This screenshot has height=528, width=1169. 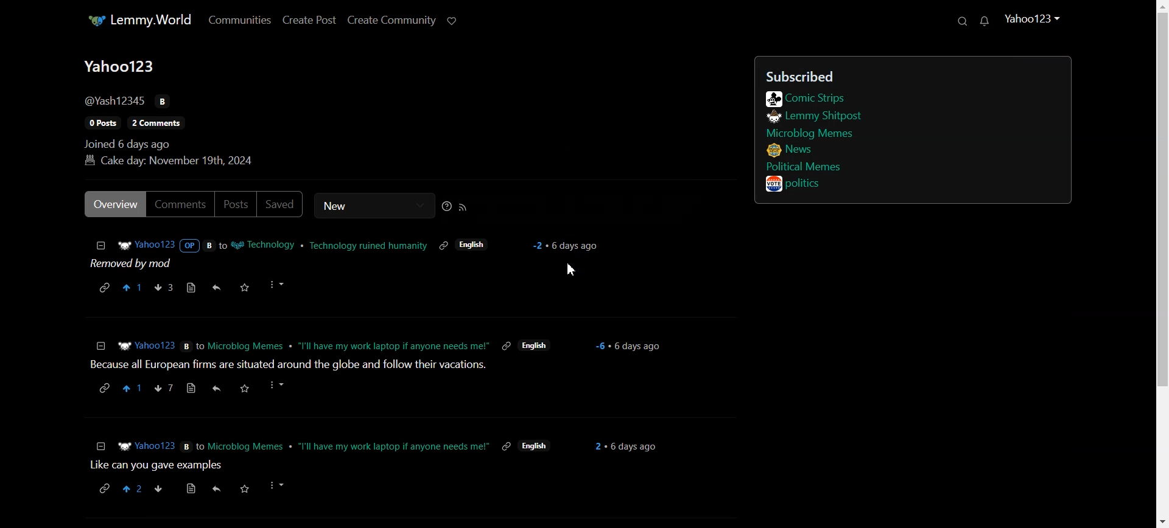 I want to click on Support Limmy, so click(x=454, y=21).